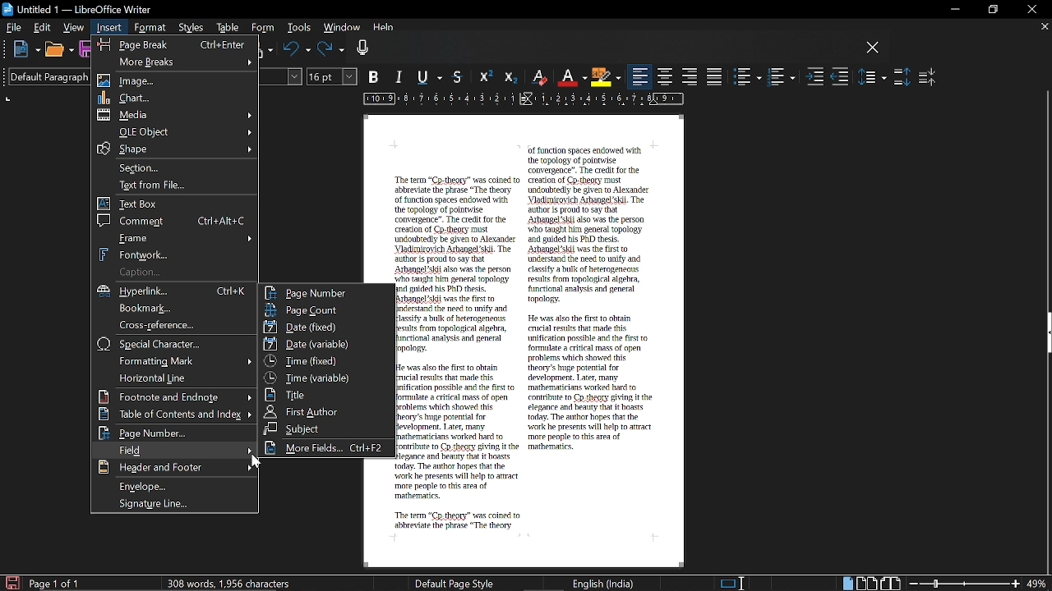 The image size is (1052, 591). Describe the element at coordinates (174, 220) in the screenshot. I see `Comment` at that location.